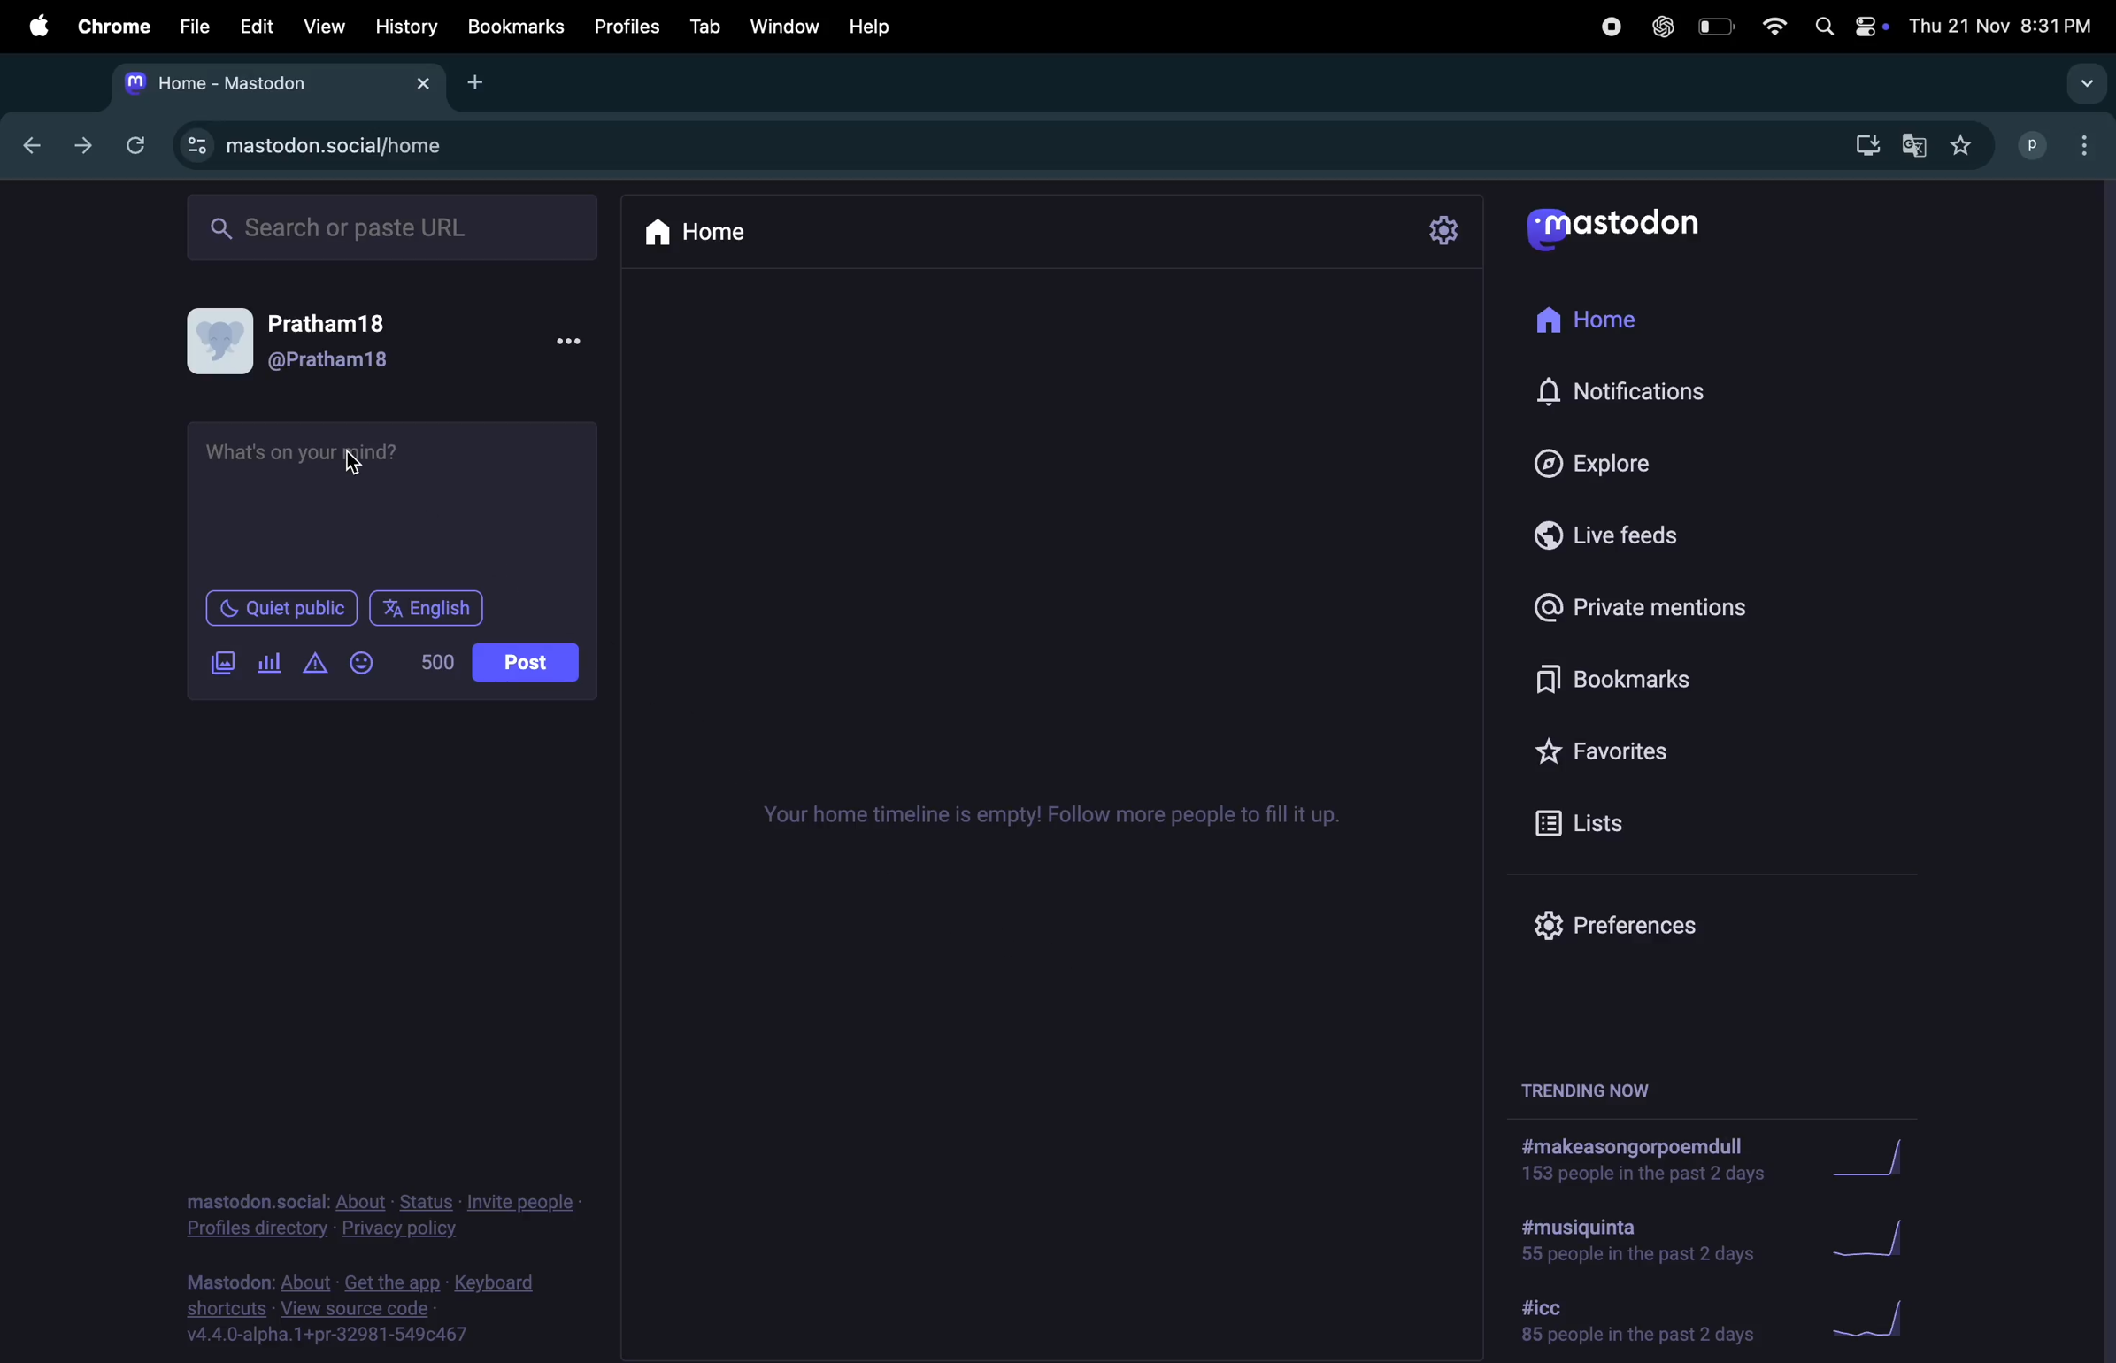 Image resolution: width=2116 pixels, height=1363 pixels. What do you see at coordinates (1612, 227) in the screenshot?
I see `mastadon` at bounding box center [1612, 227].